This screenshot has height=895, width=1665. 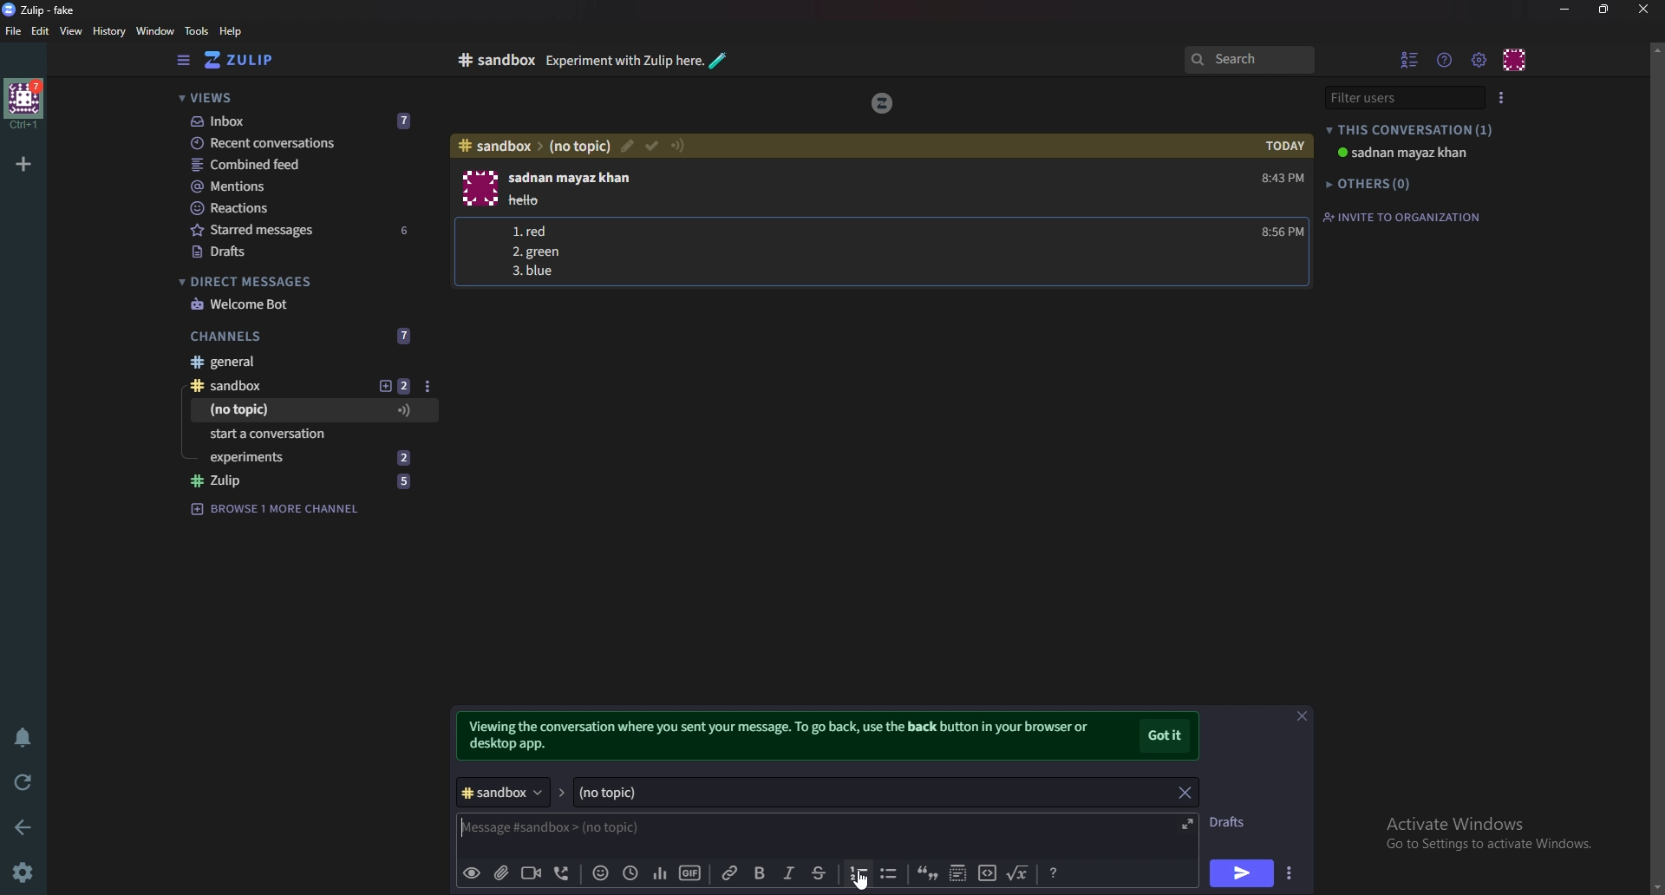 What do you see at coordinates (786, 736) in the screenshot?
I see `info` at bounding box center [786, 736].